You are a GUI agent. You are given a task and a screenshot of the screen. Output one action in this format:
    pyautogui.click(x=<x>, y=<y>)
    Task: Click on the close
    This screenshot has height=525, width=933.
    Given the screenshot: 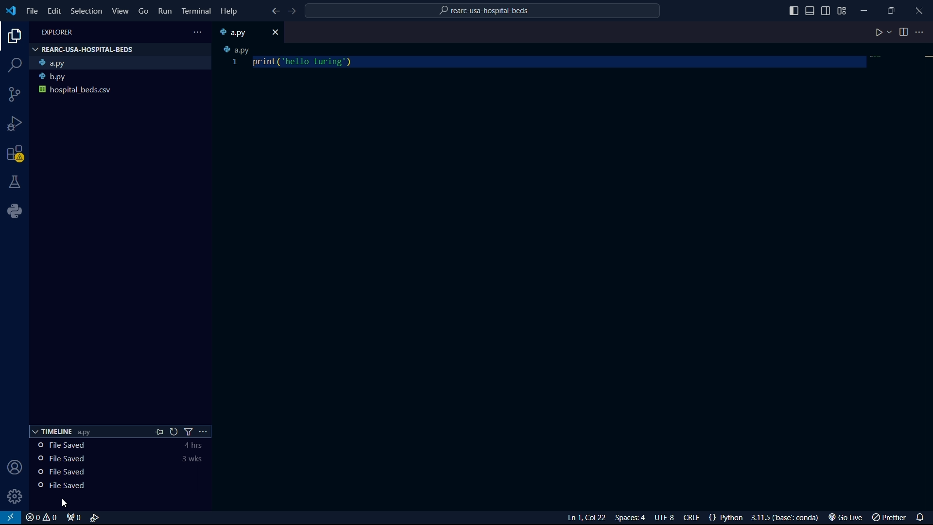 What is the action you would take?
    pyautogui.click(x=276, y=33)
    